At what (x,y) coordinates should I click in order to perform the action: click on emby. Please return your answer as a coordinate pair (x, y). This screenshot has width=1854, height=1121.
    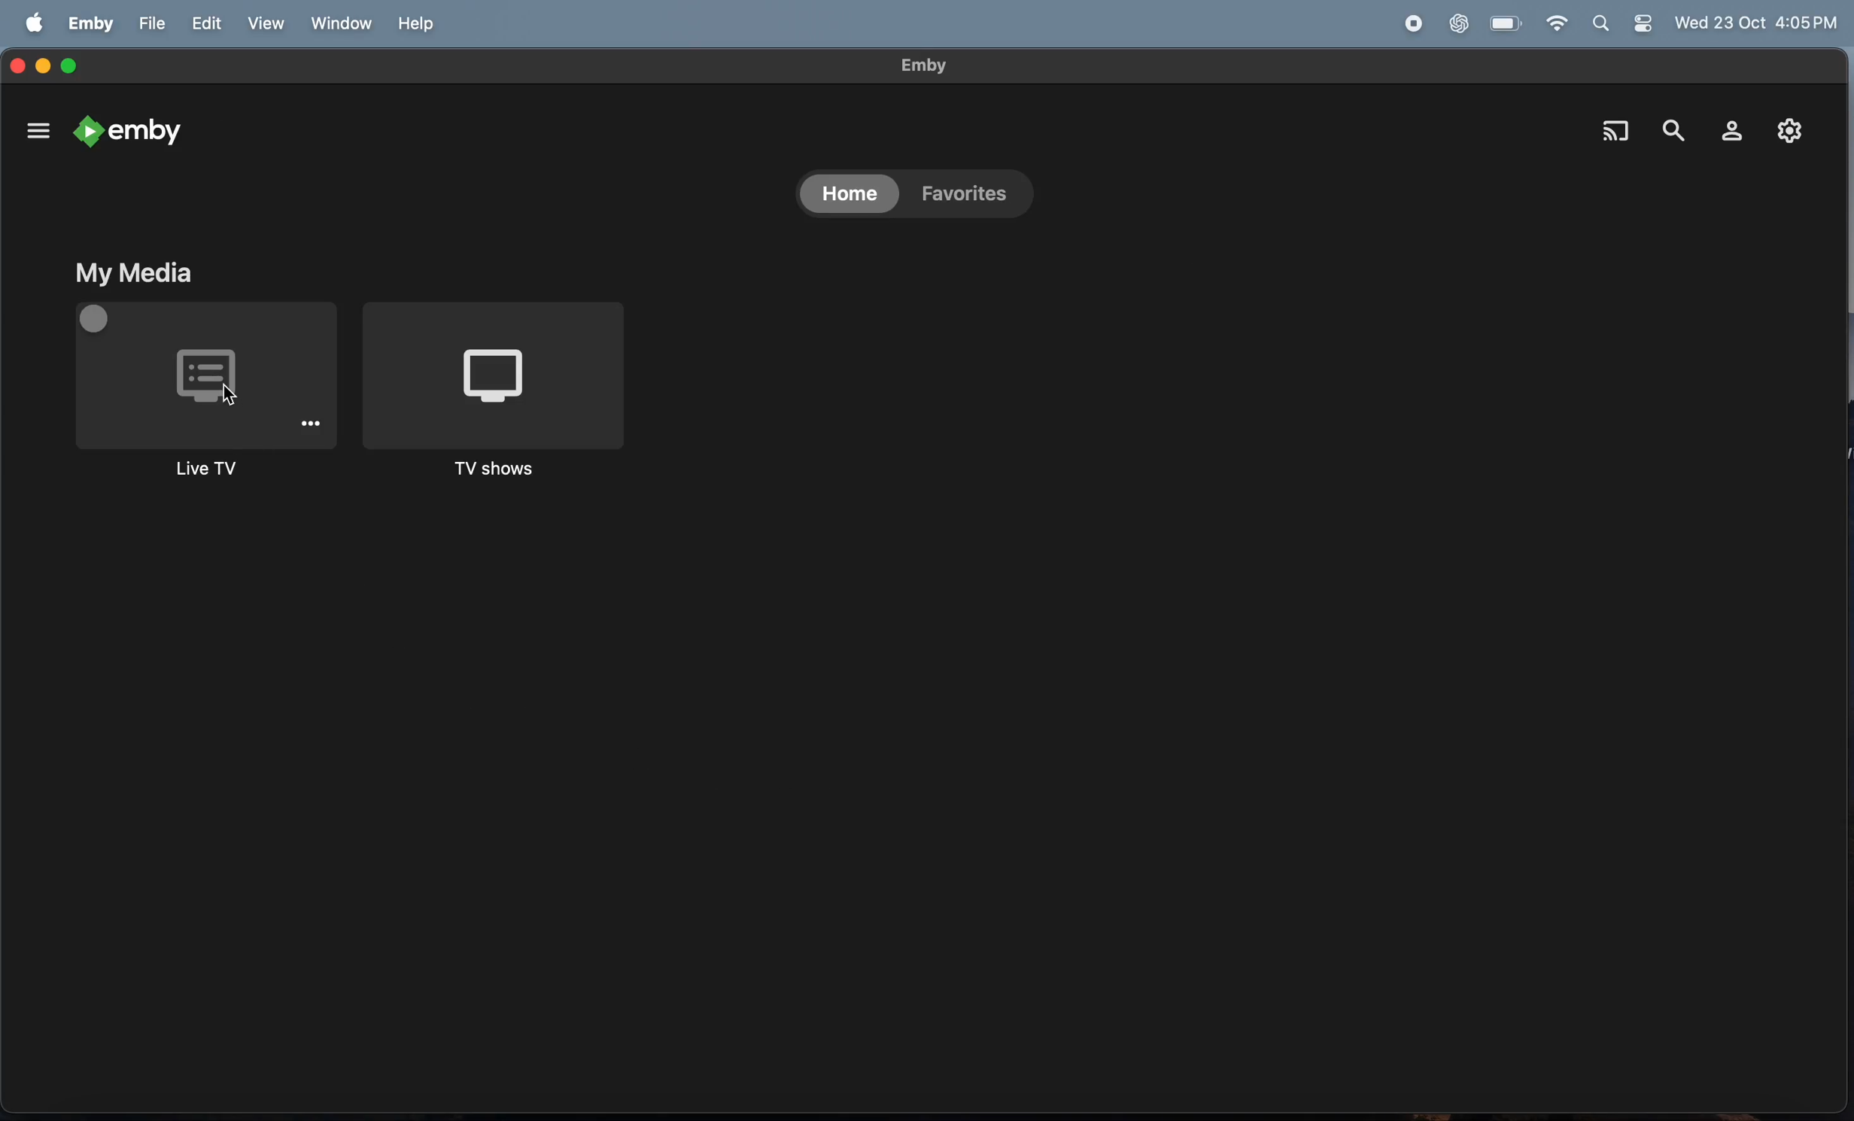
    Looking at the image, I should click on (128, 132).